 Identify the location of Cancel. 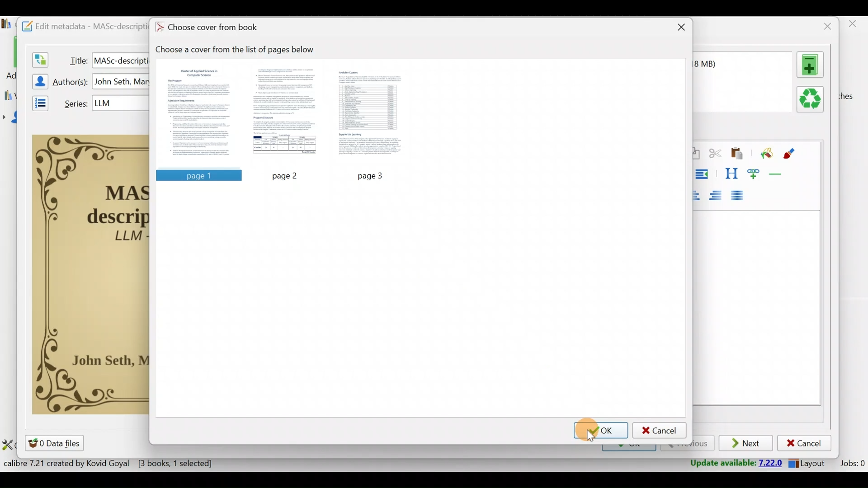
(804, 443).